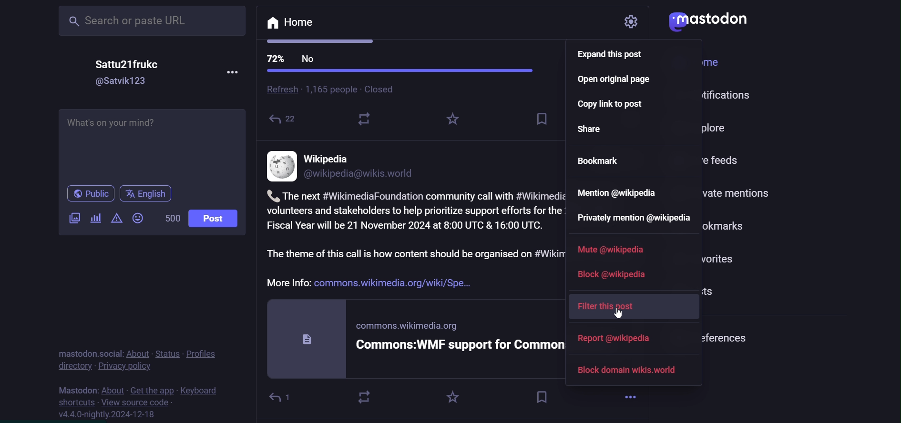 The height and width of the screenshot is (423, 901). Describe the element at coordinates (602, 162) in the screenshot. I see `bookmark` at that location.